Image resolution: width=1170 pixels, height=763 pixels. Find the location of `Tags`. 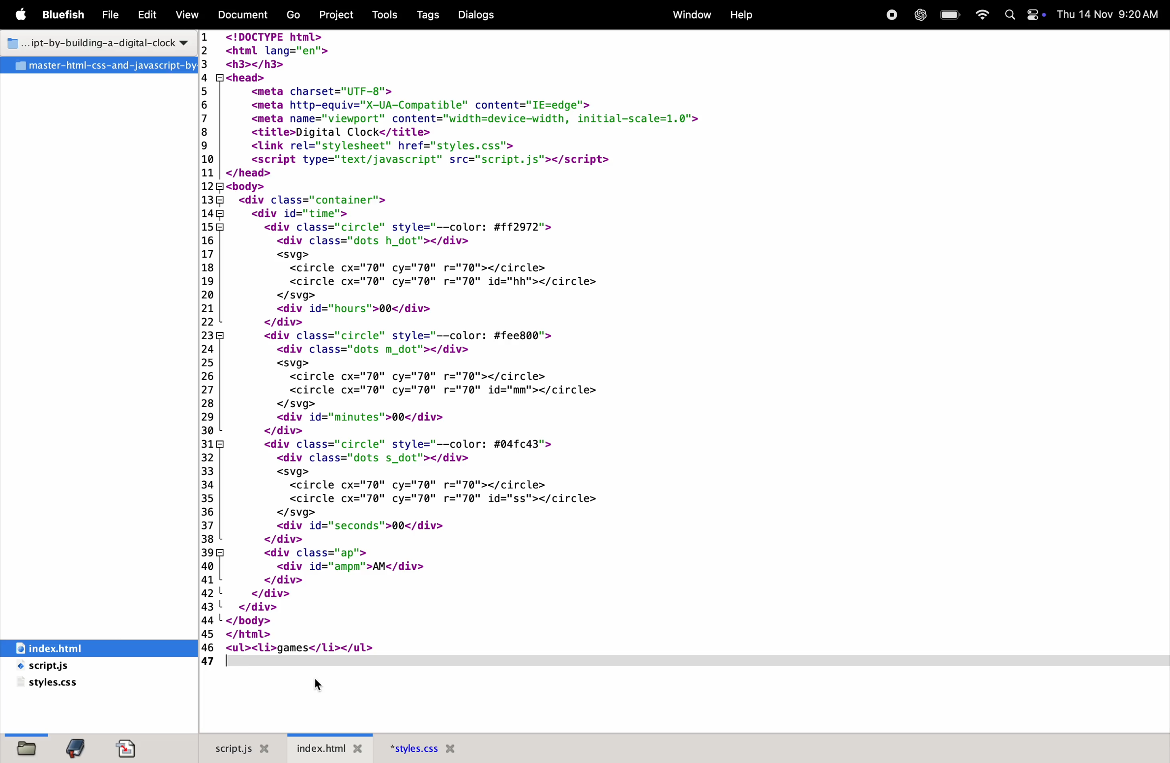

Tags is located at coordinates (425, 15).